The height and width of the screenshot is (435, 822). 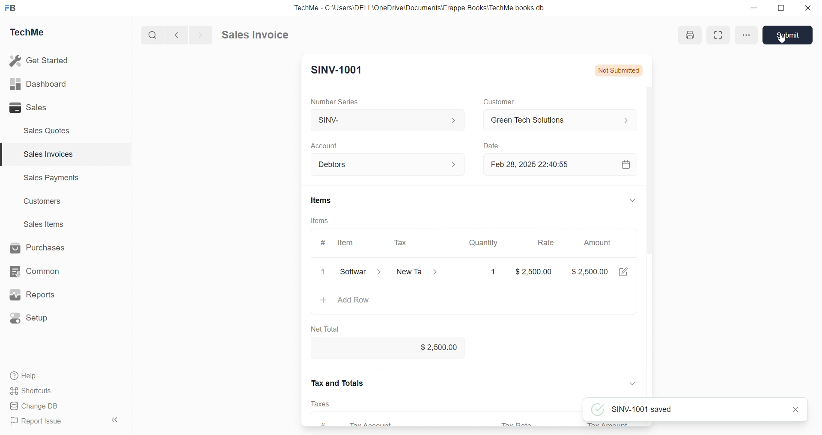 What do you see at coordinates (35, 271) in the screenshot?
I see `Common` at bounding box center [35, 271].